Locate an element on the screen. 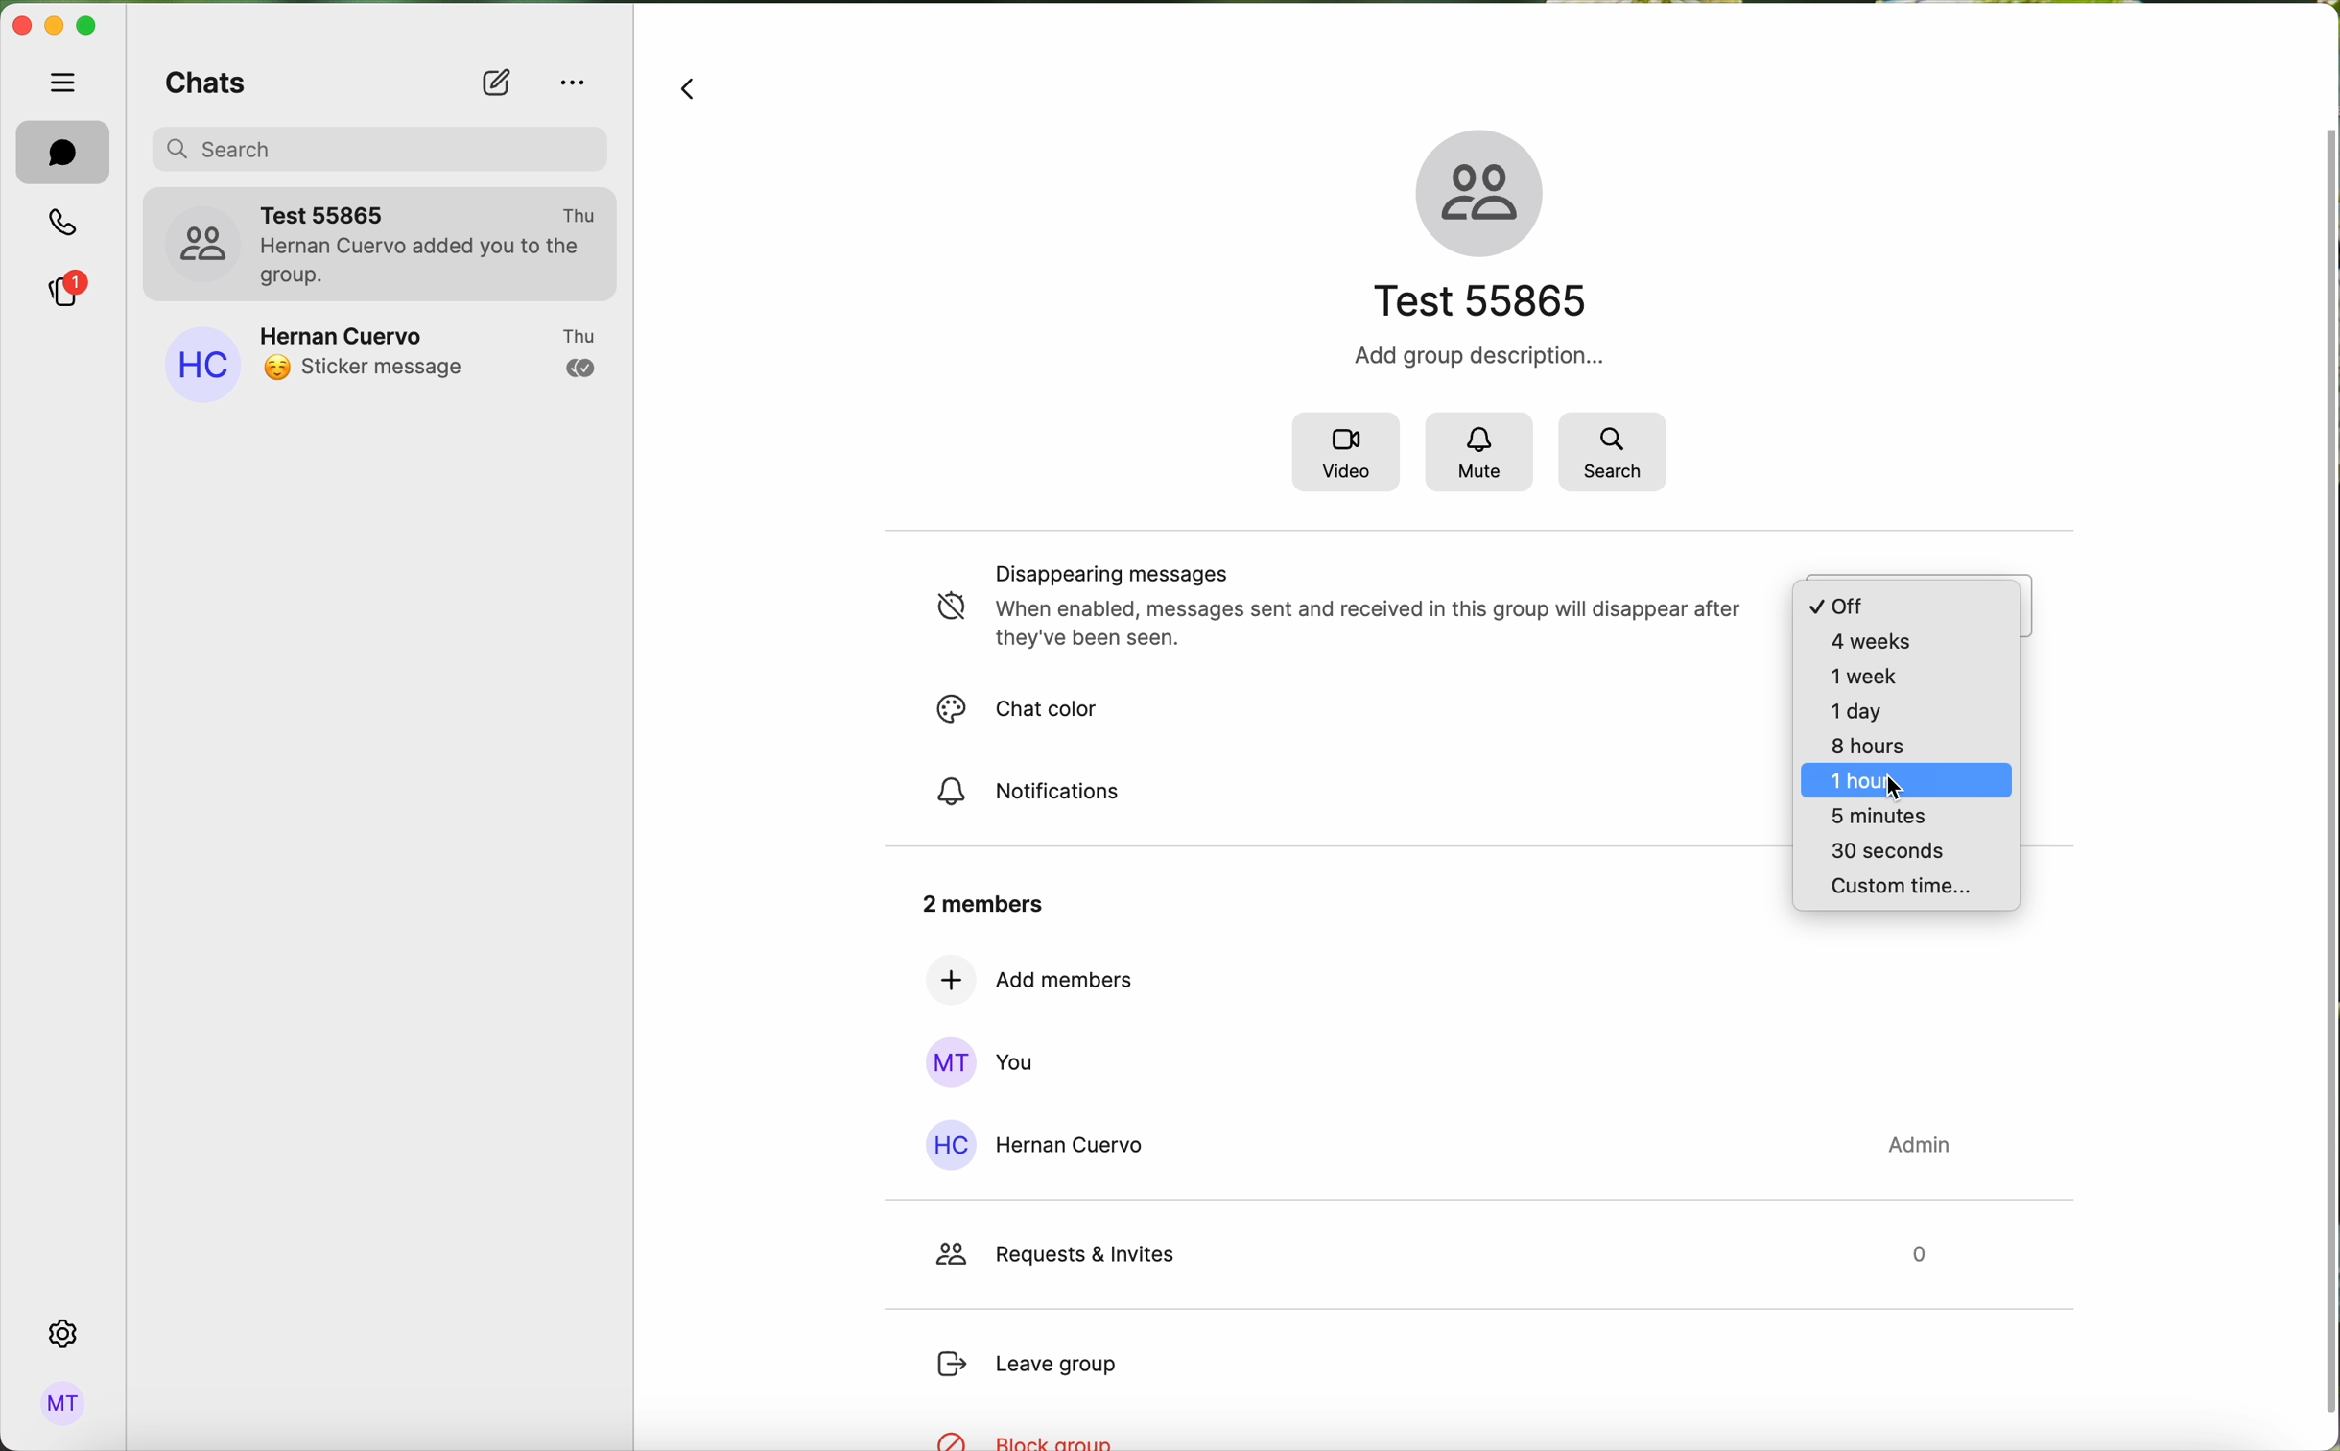 The image size is (2340, 1451). navigate back is located at coordinates (690, 87).